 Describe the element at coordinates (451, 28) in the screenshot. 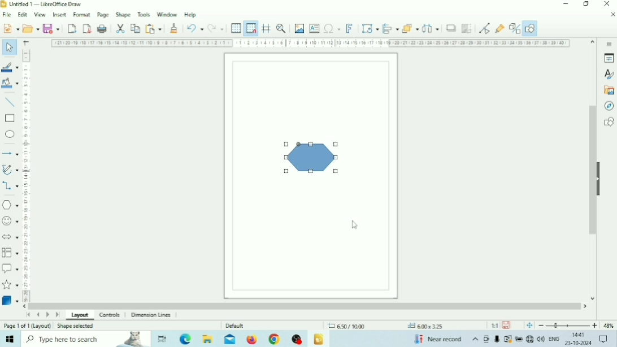

I see `Shadow` at that location.